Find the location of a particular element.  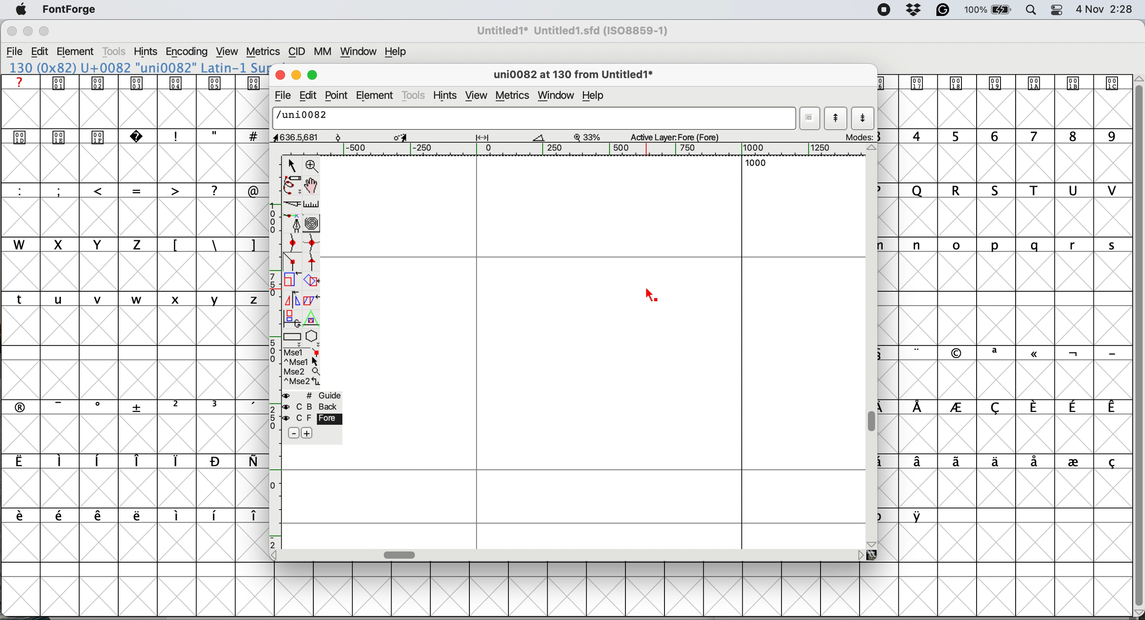

system logo is located at coordinates (21, 10).